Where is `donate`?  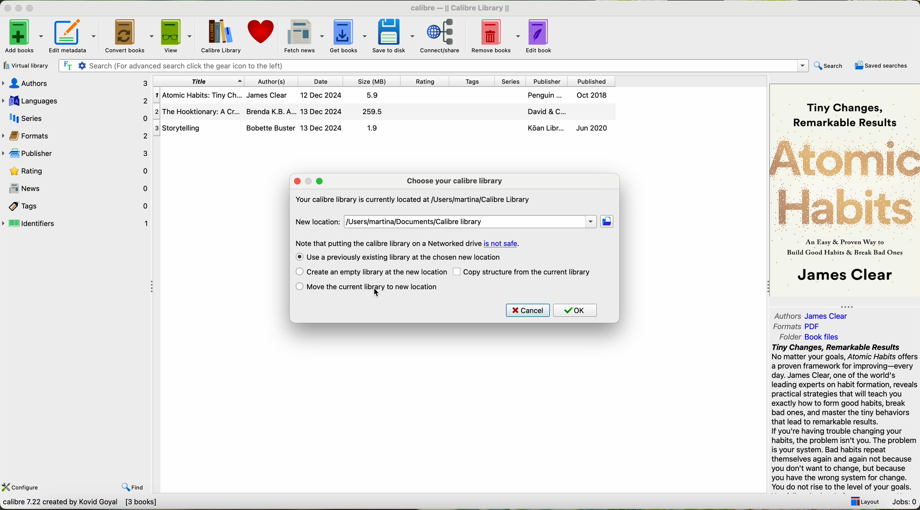
donate is located at coordinates (260, 34).